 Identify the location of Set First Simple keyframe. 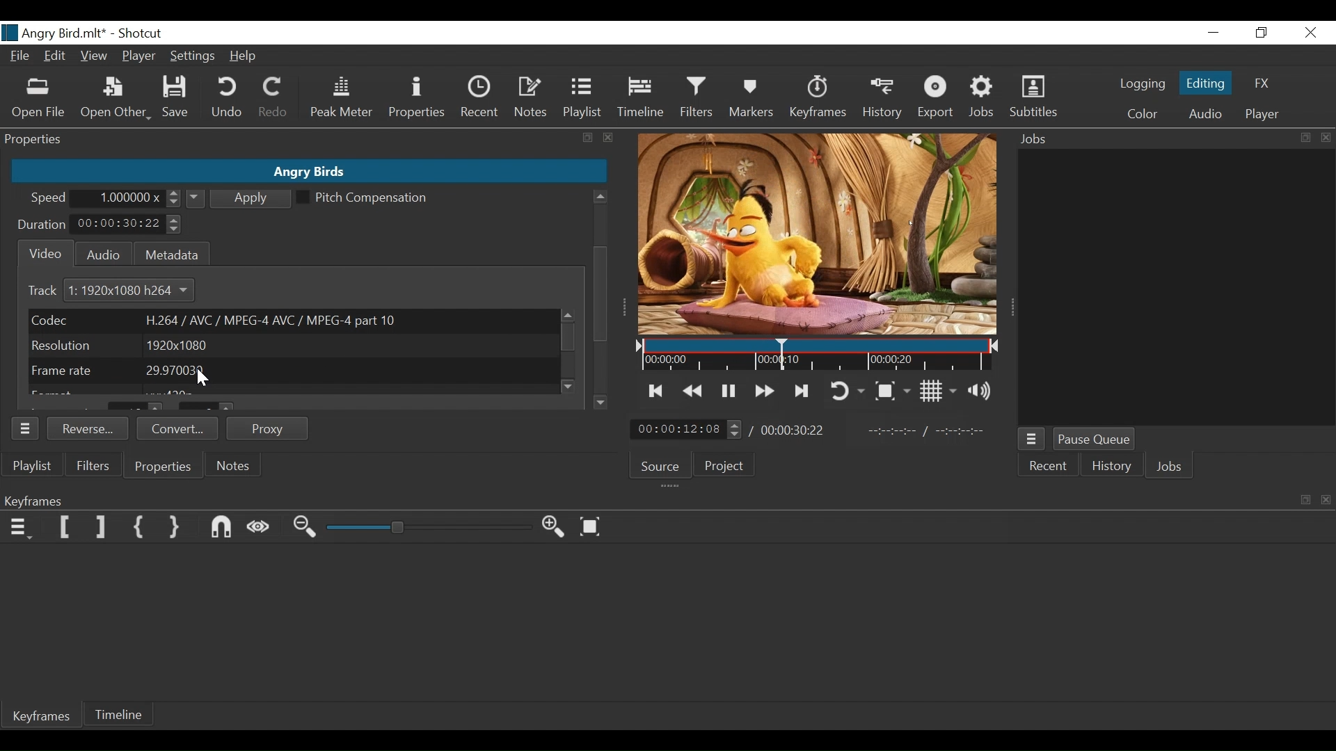
(140, 528).